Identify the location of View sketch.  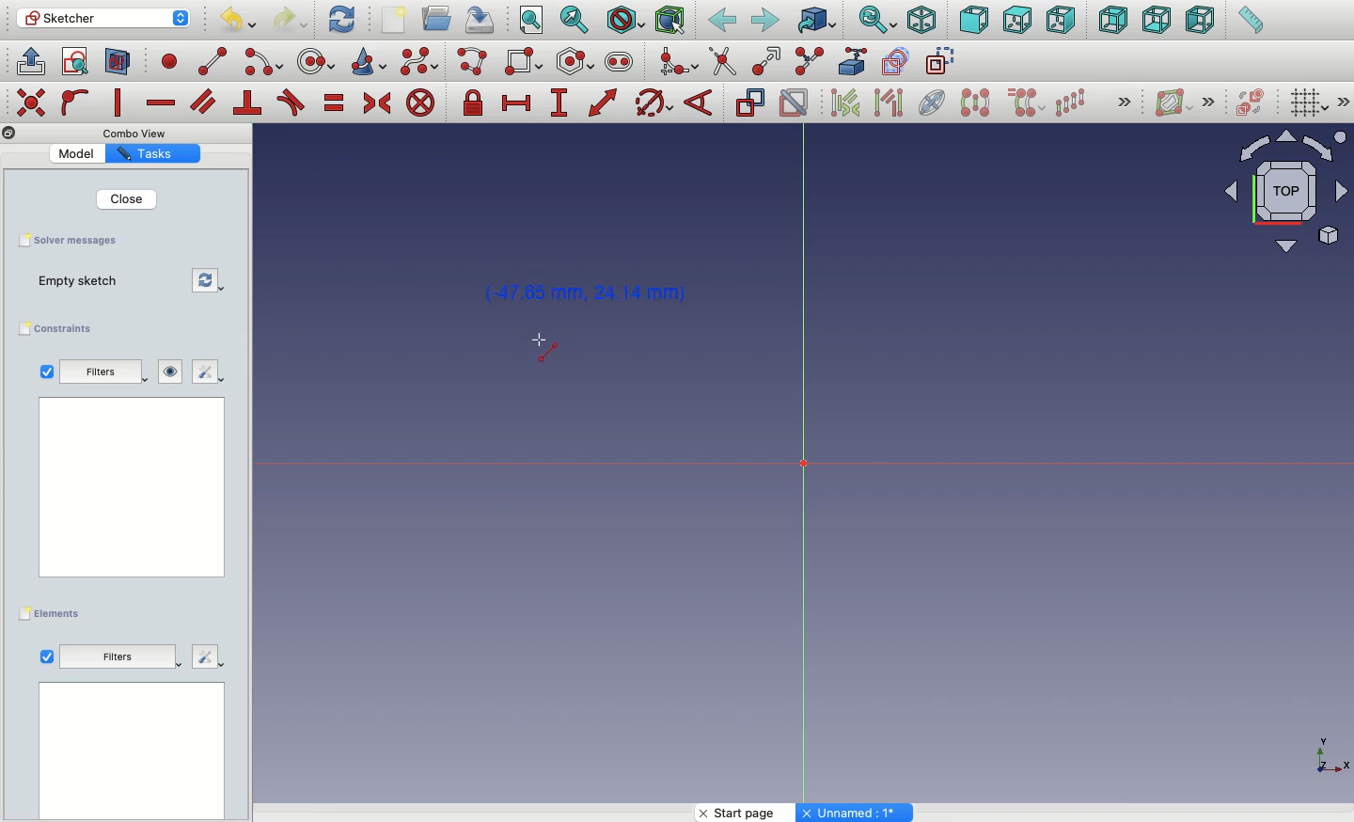
(75, 63).